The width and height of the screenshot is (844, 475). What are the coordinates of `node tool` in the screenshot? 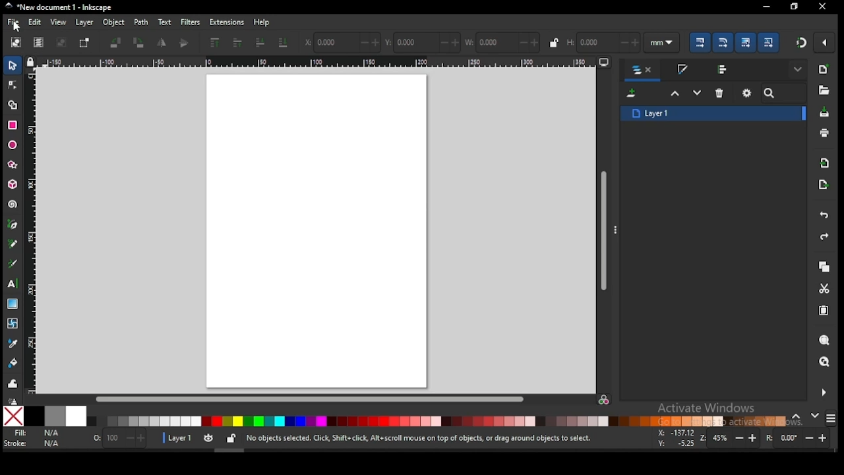 It's located at (13, 84).